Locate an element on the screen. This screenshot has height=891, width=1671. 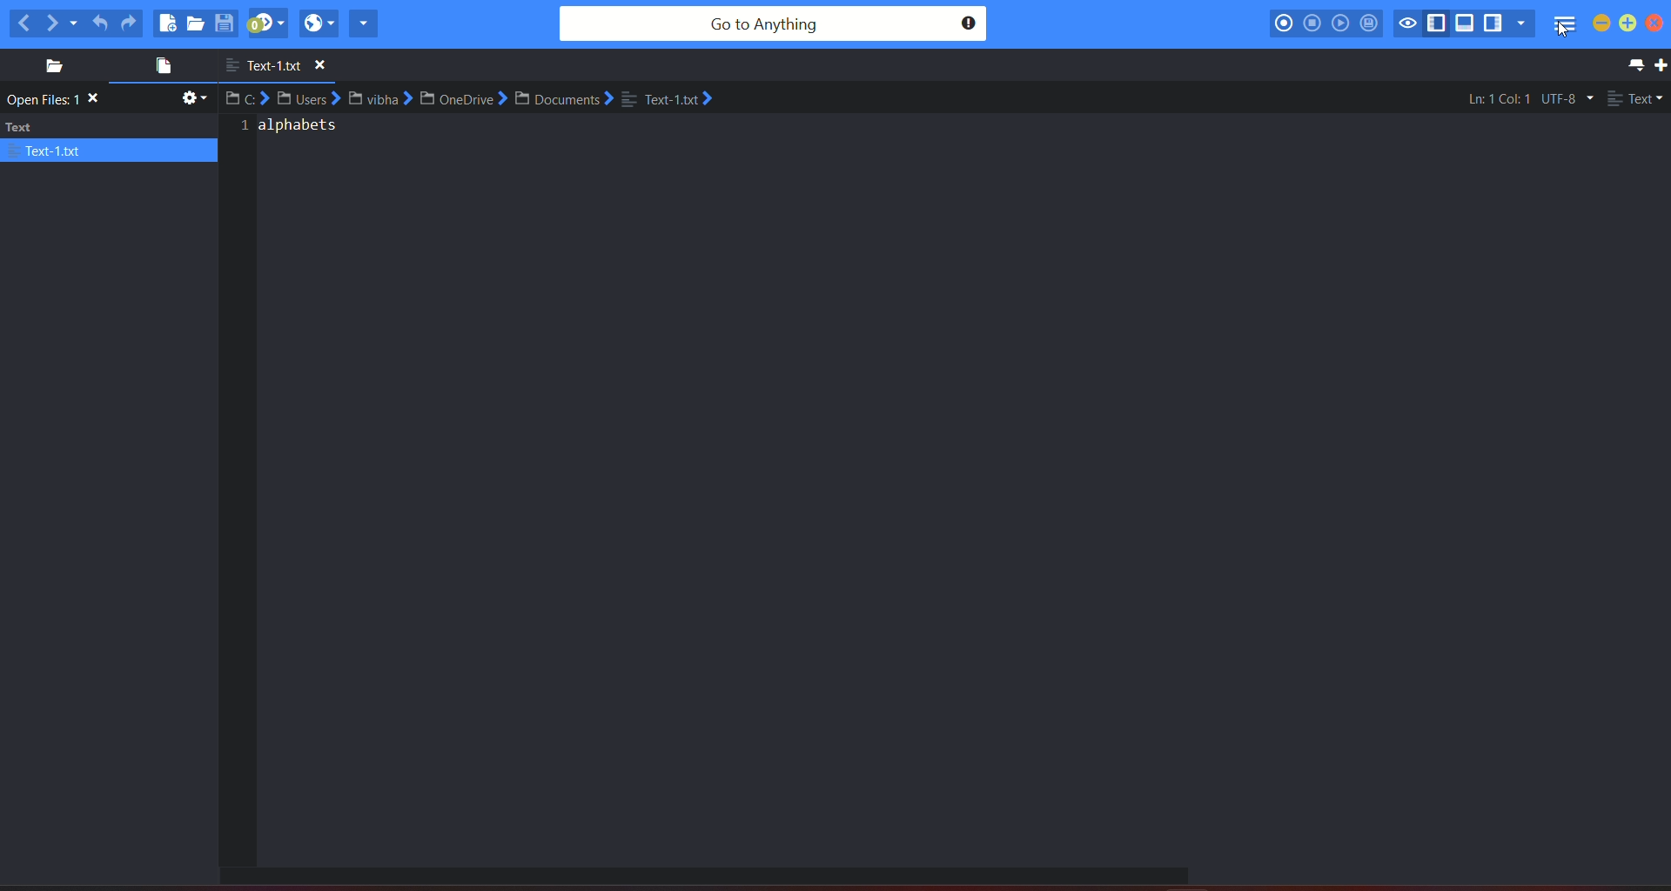
share current file is located at coordinates (364, 23).